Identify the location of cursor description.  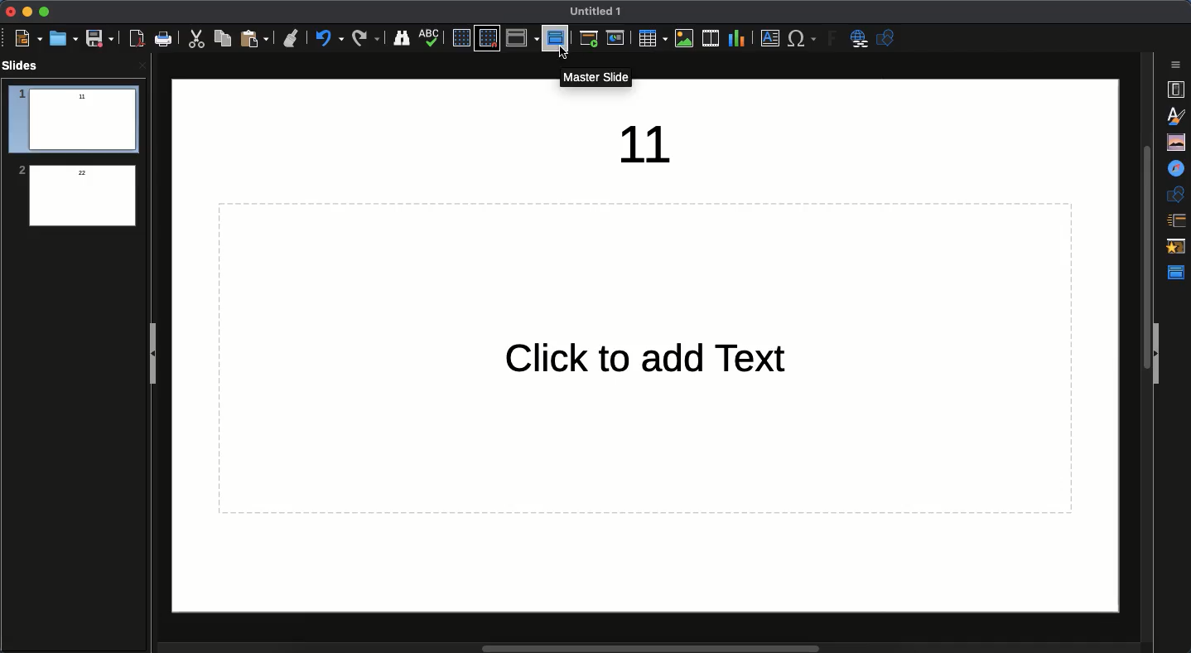
(600, 76).